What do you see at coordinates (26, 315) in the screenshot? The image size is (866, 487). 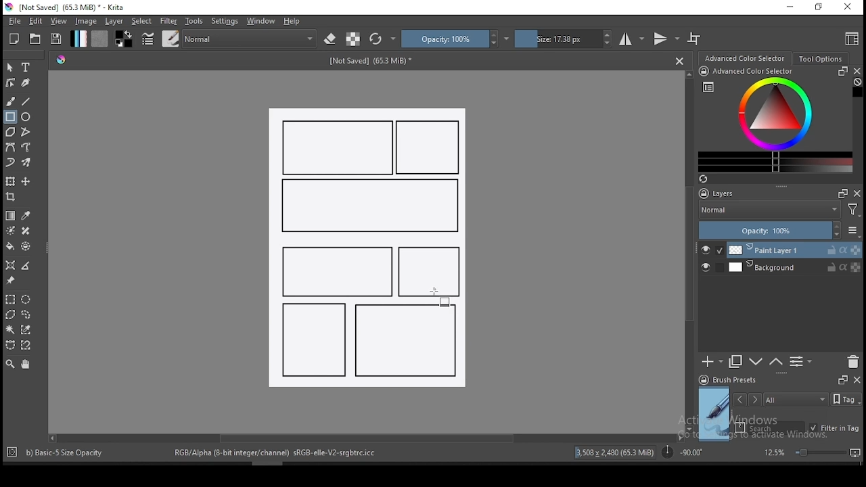 I see `freehand selection tool` at bounding box center [26, 315].